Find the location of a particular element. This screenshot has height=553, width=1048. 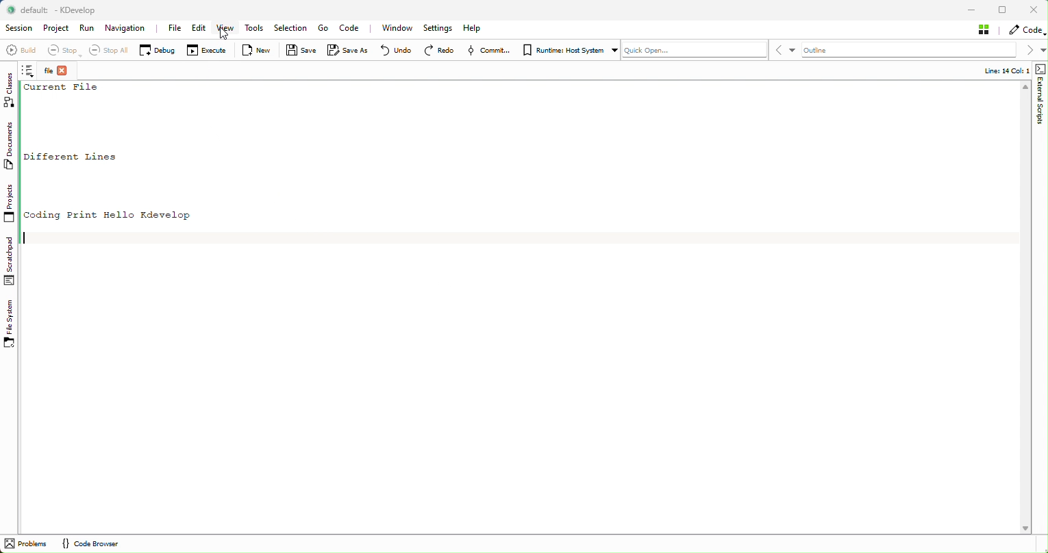

Save as is located at coordinates (347, 51).